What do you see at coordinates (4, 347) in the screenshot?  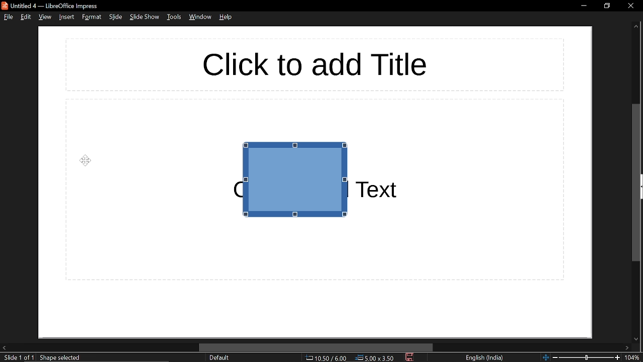 I see `move left` at bounding box center [4, 347].